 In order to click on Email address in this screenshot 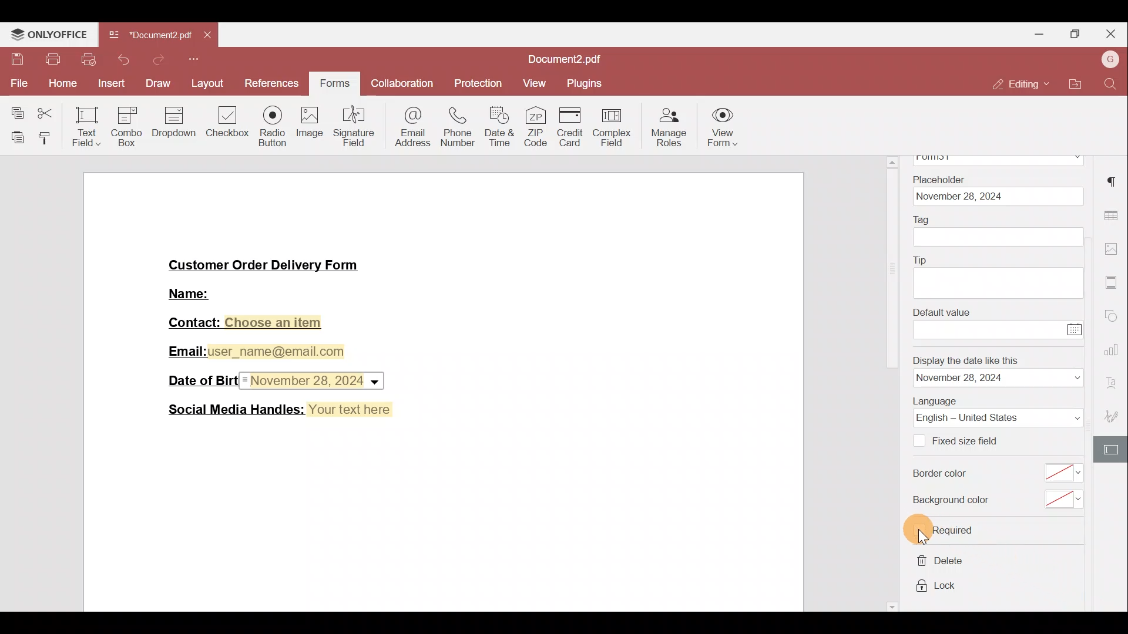, I will do `click(411, 125)`.